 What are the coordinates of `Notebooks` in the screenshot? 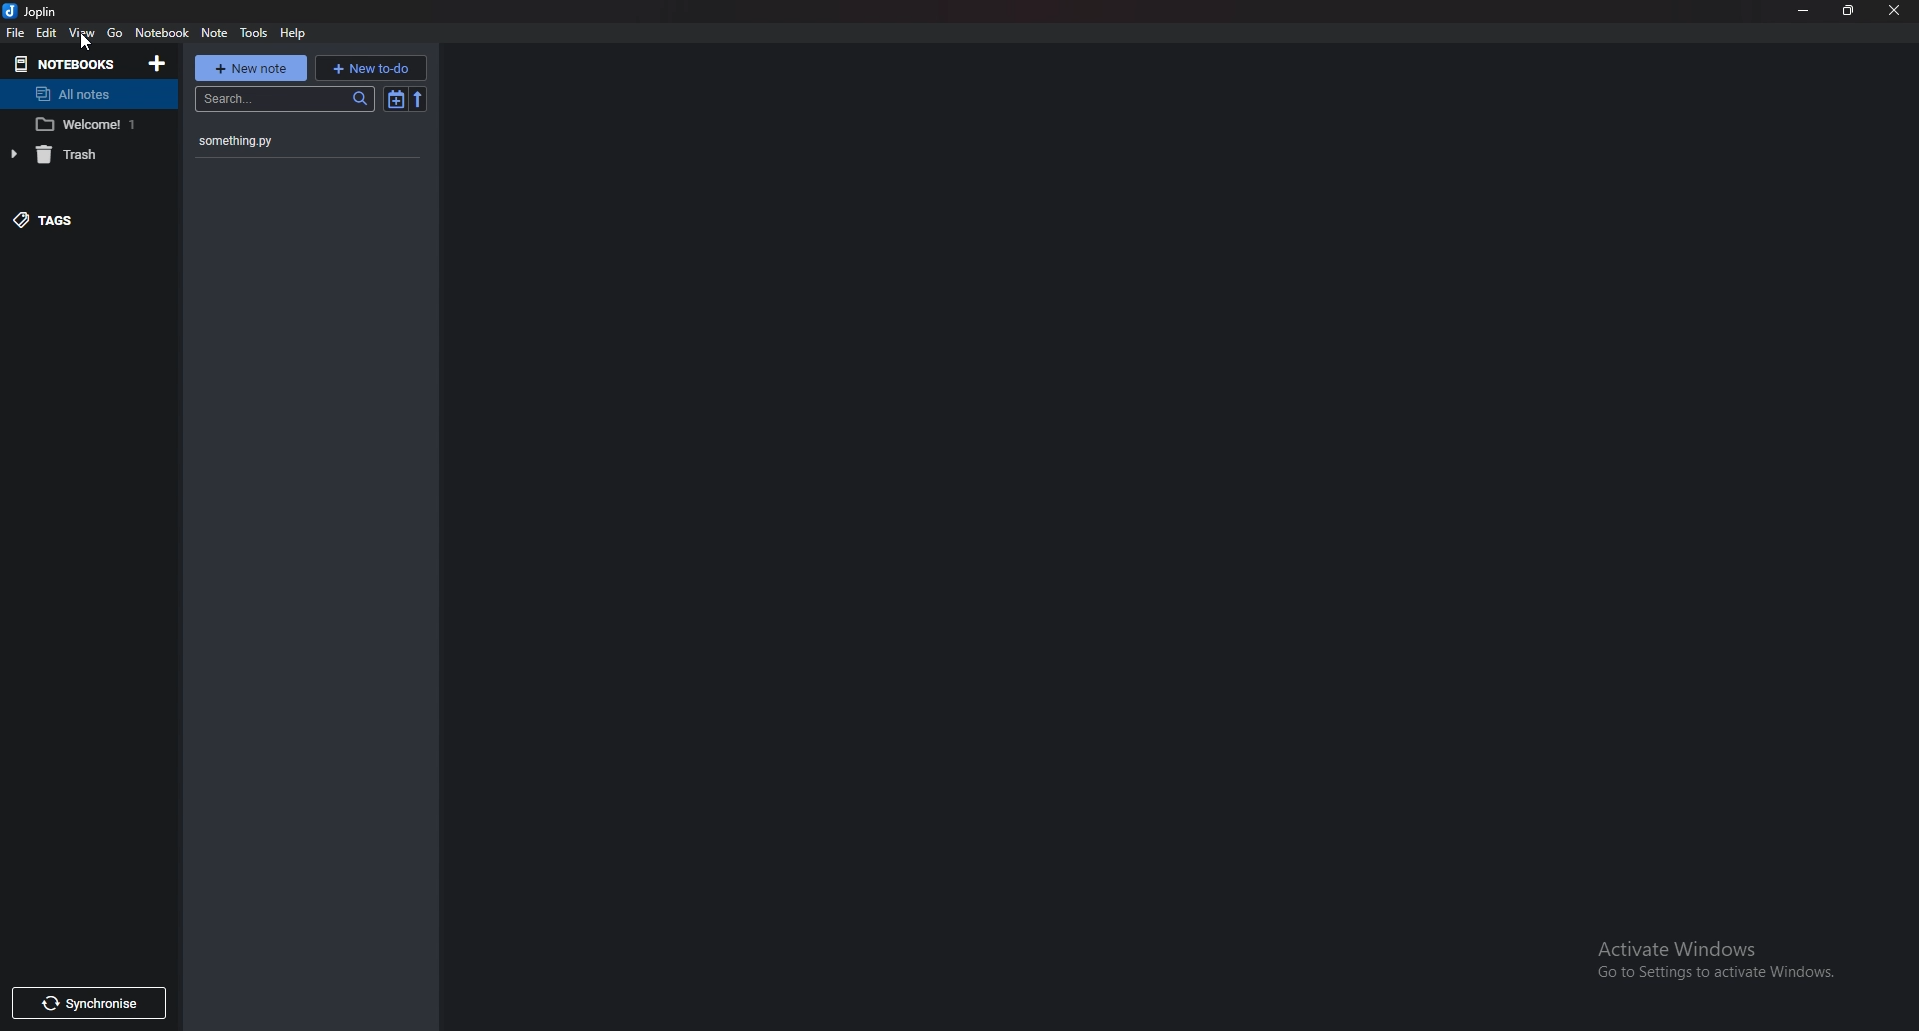 It's located at (59, 64).